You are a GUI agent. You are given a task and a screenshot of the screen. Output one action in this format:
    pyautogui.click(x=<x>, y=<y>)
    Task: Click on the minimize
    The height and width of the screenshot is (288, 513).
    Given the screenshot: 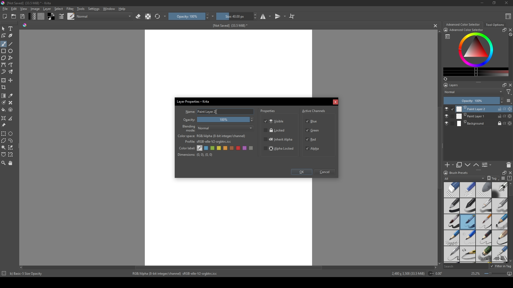 What is the action you would take?
    pyautogui.click(x=482, y=3)
    